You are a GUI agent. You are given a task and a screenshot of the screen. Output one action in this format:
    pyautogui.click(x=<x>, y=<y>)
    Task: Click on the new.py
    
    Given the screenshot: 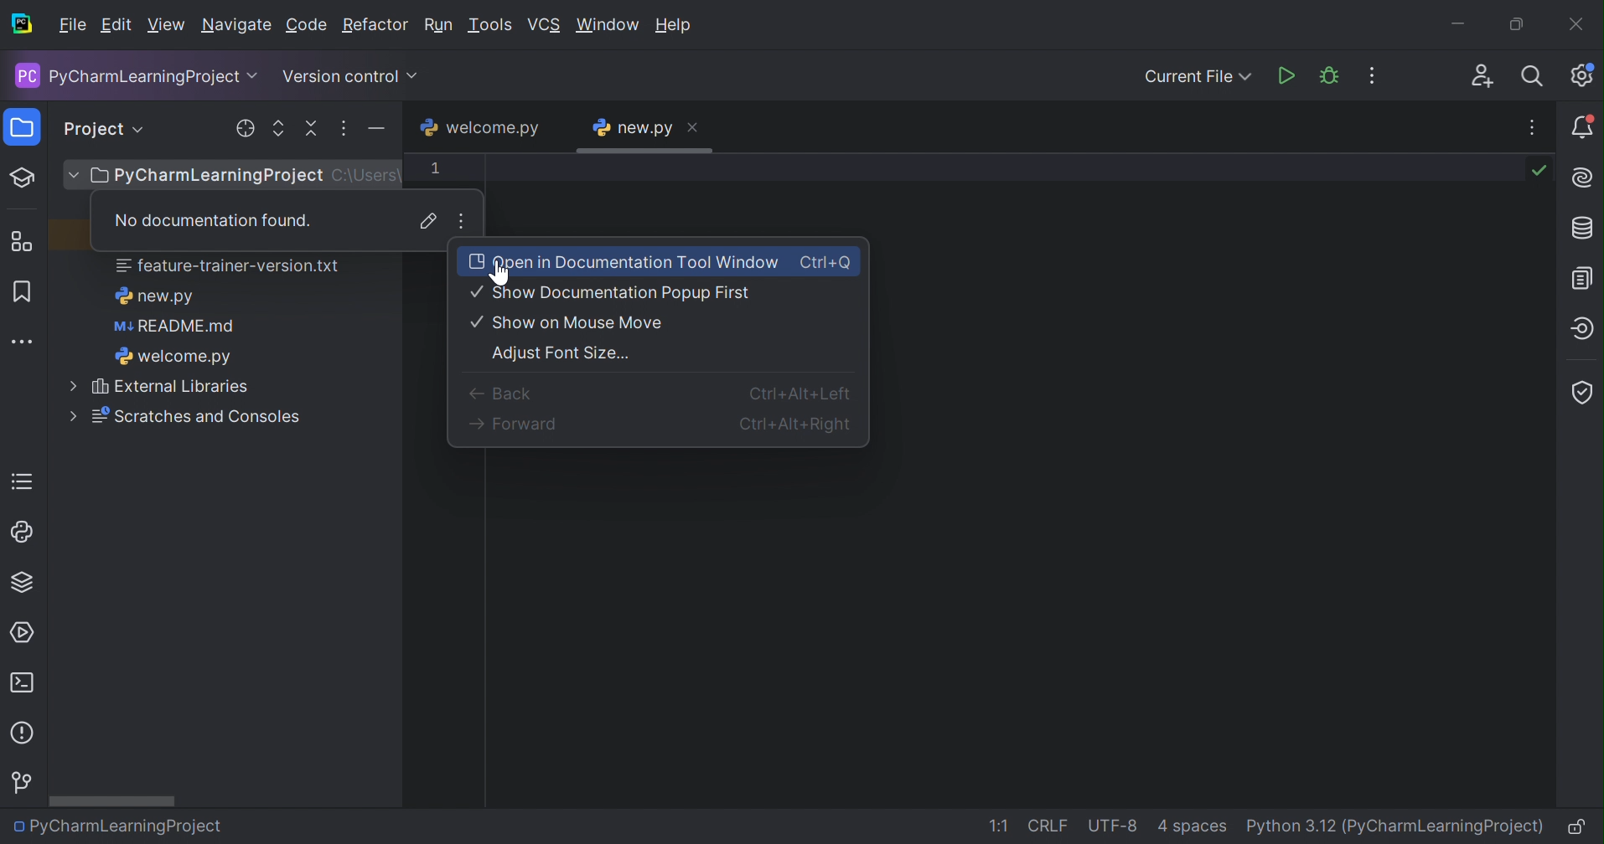 What is the action you would take?
    pyautogui.click(x=633, y=127)
    